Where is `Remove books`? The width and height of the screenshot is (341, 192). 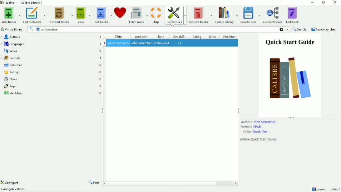
Remove books is located at coordinates (200, 15).